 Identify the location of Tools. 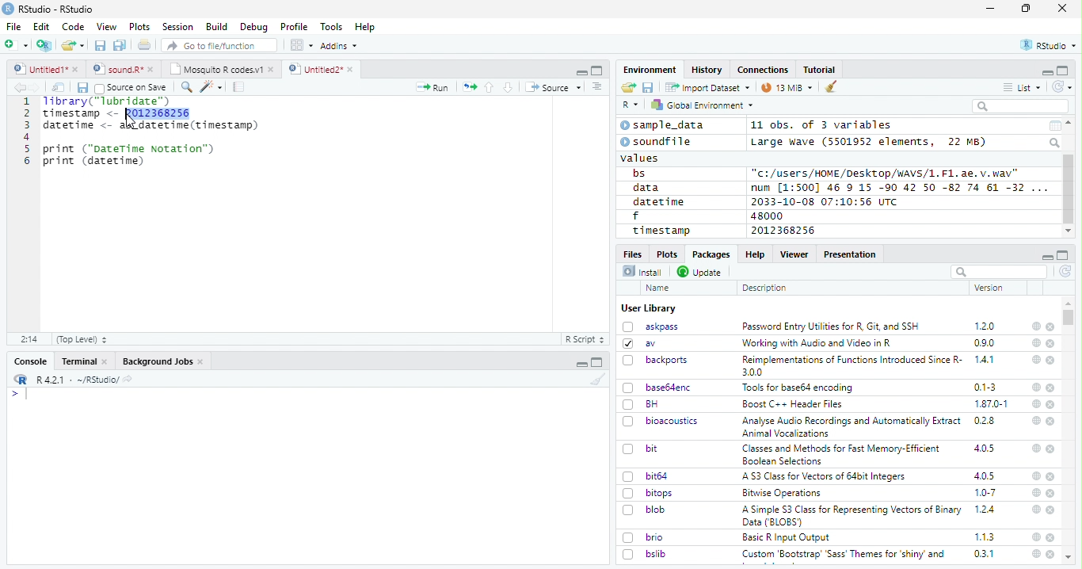
(330, 27).